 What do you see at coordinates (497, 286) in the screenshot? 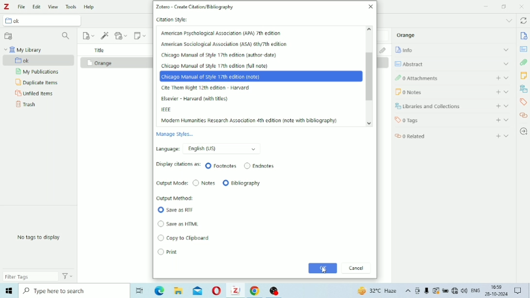
I see `16:59` at bounding box center [497, 286].